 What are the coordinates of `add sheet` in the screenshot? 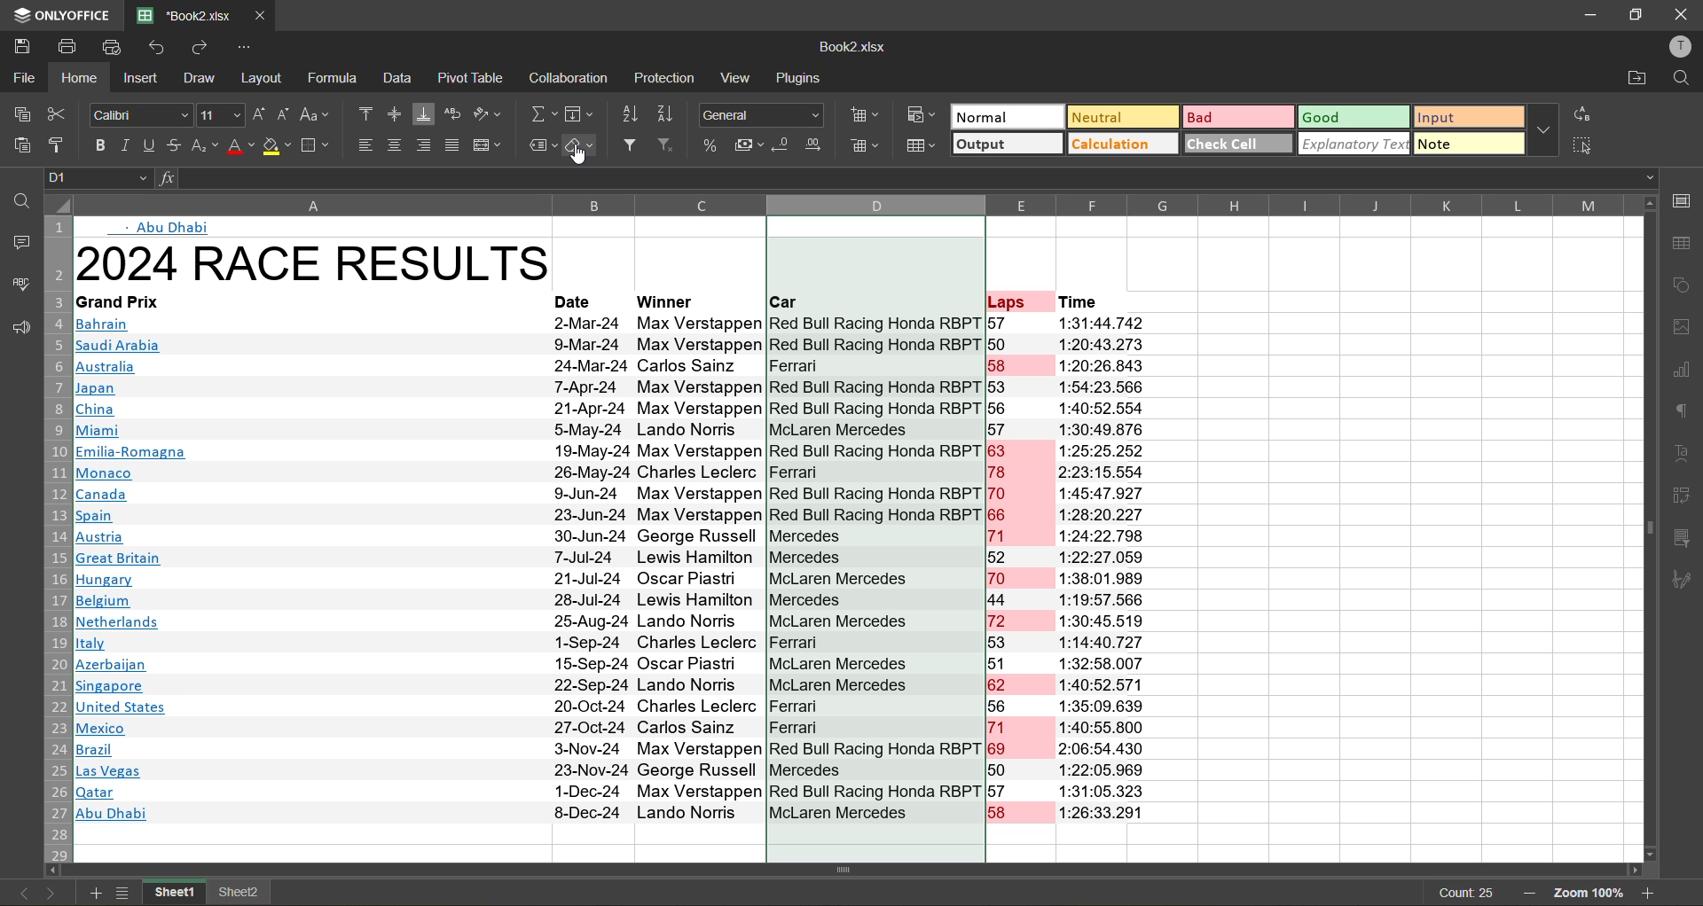 It's located at (96, 894).